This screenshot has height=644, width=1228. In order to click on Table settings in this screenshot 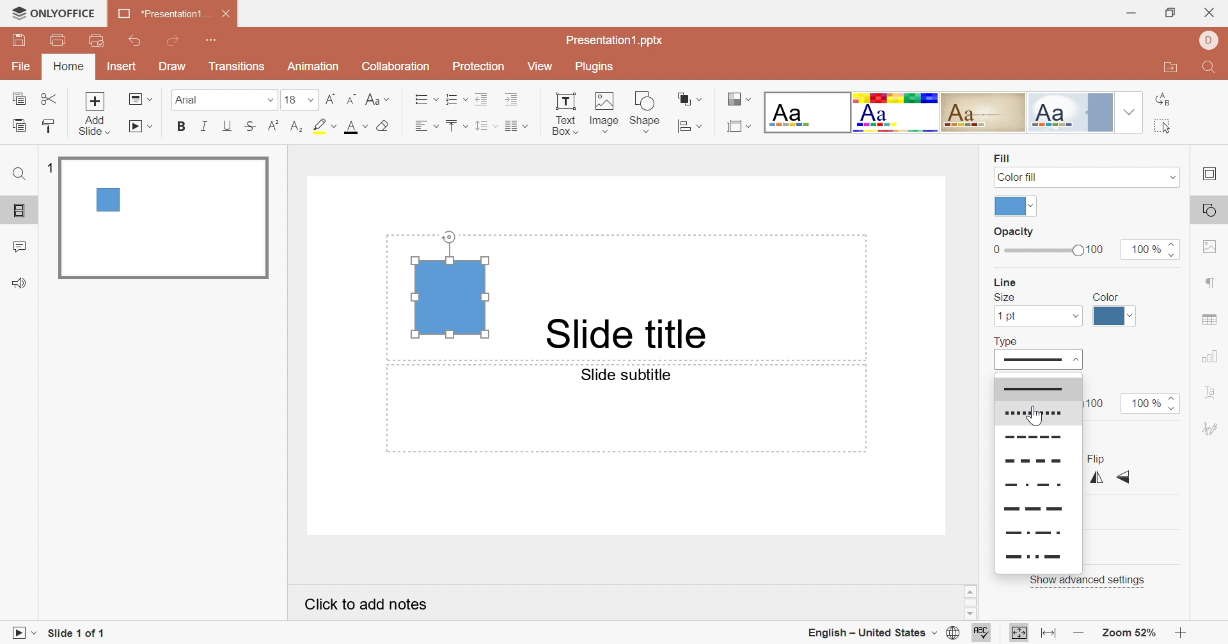, I will do `click(1210, 319)`.